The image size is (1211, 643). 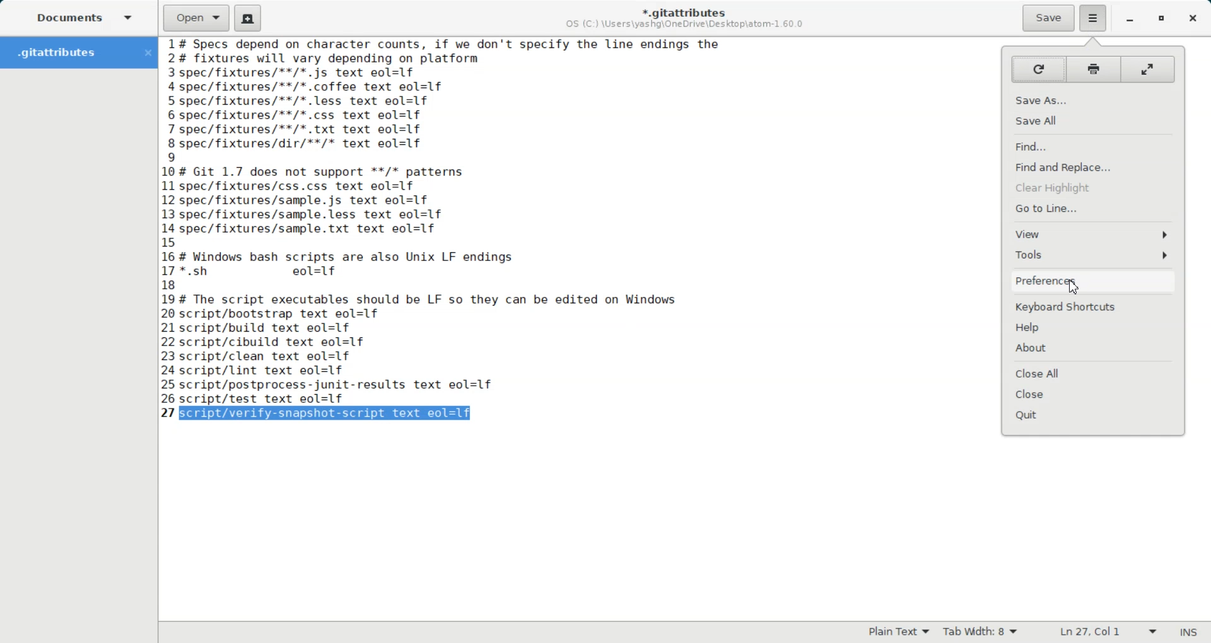 I want to click on View, so click(x=1094, y=235).